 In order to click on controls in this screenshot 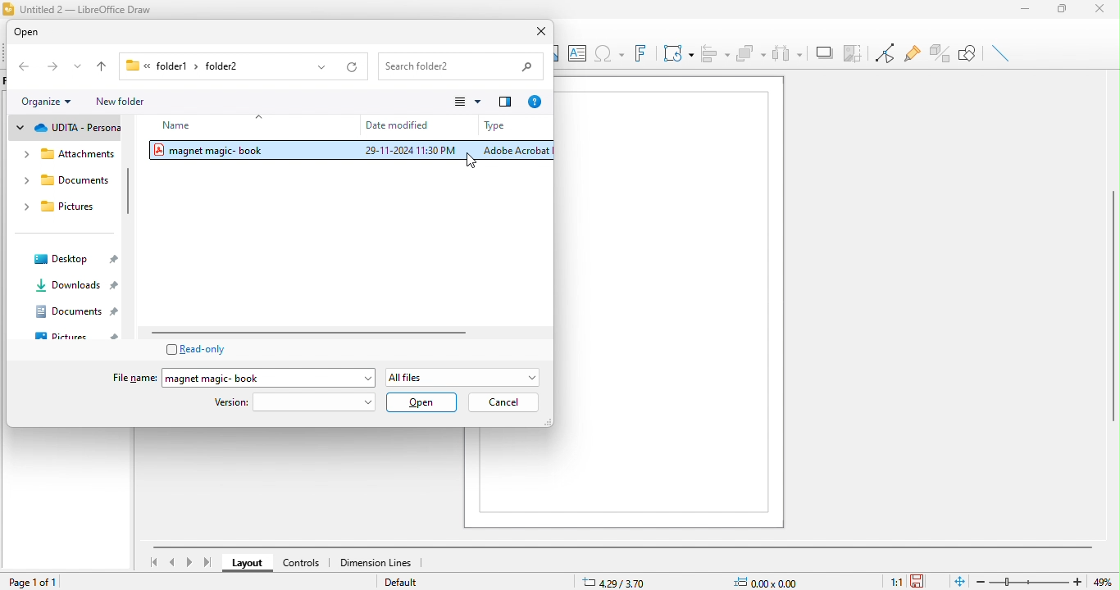, I will do `click(302, 565)`.